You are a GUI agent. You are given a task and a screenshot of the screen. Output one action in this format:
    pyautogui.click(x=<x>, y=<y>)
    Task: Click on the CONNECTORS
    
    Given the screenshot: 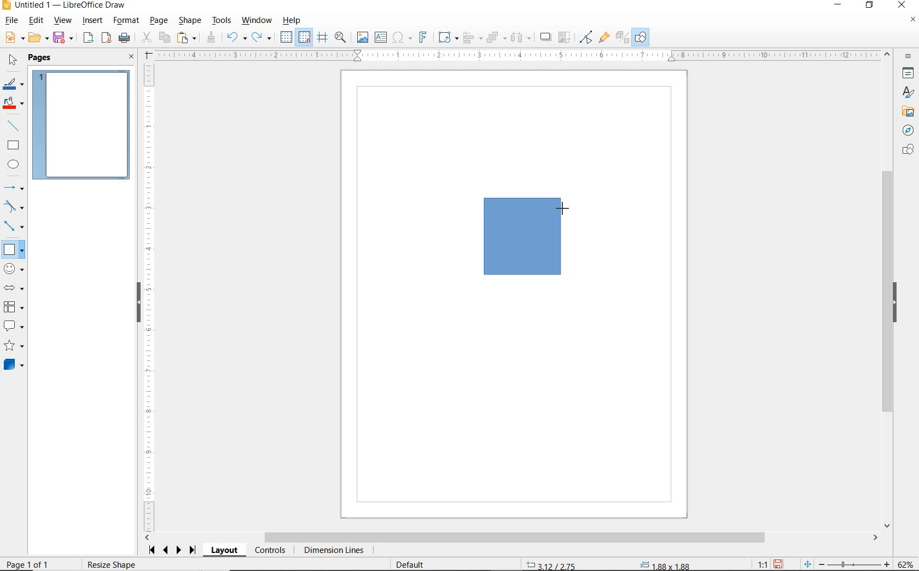 What is the action you would take?
    pyautogui.click(x=14, y=227)
    